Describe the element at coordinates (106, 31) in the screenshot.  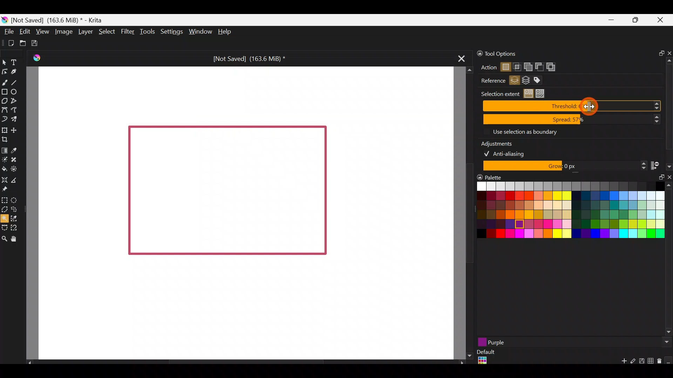
I see `Select` at that location.